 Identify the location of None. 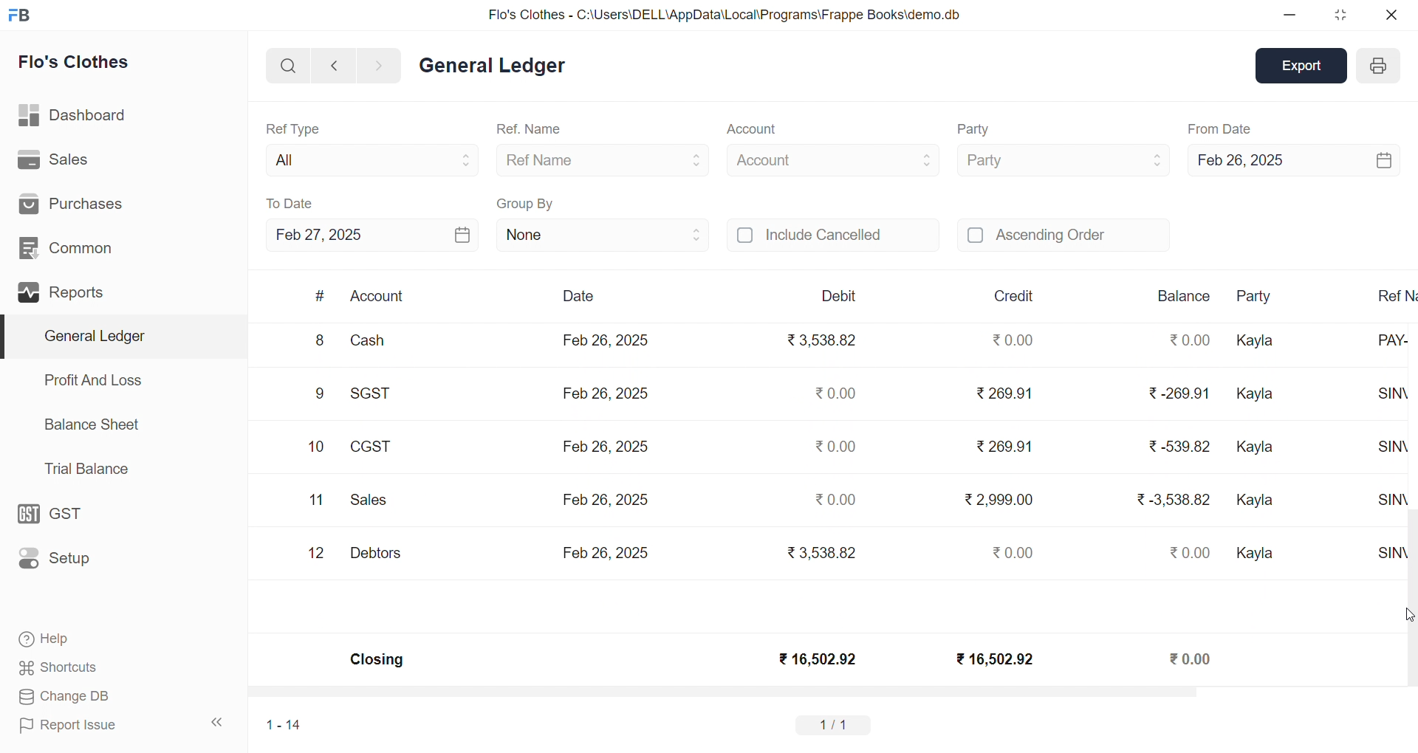
(603, 234).